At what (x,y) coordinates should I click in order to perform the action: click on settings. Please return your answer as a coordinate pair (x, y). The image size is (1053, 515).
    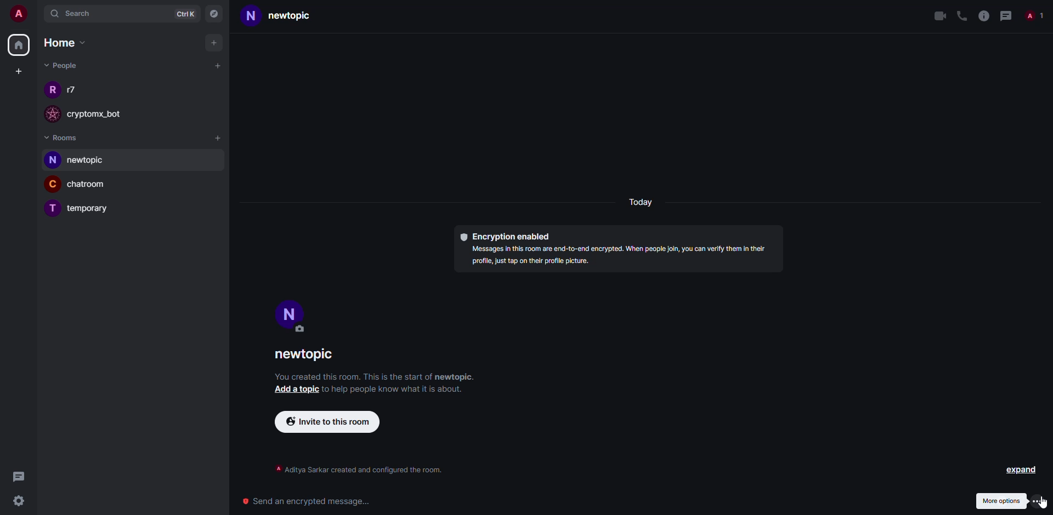
    Looking at the image, I should click on (21, 501).